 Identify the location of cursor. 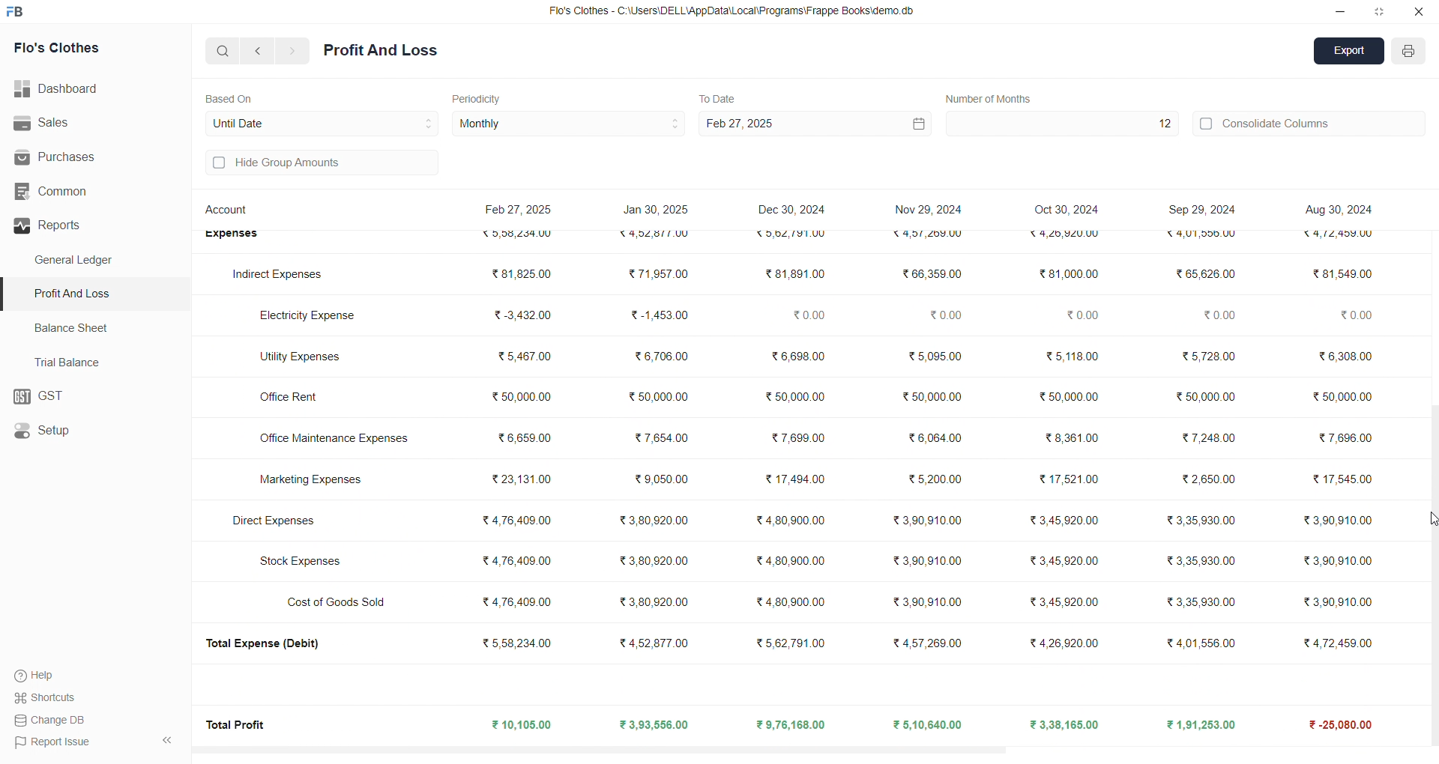
(1427, 519).